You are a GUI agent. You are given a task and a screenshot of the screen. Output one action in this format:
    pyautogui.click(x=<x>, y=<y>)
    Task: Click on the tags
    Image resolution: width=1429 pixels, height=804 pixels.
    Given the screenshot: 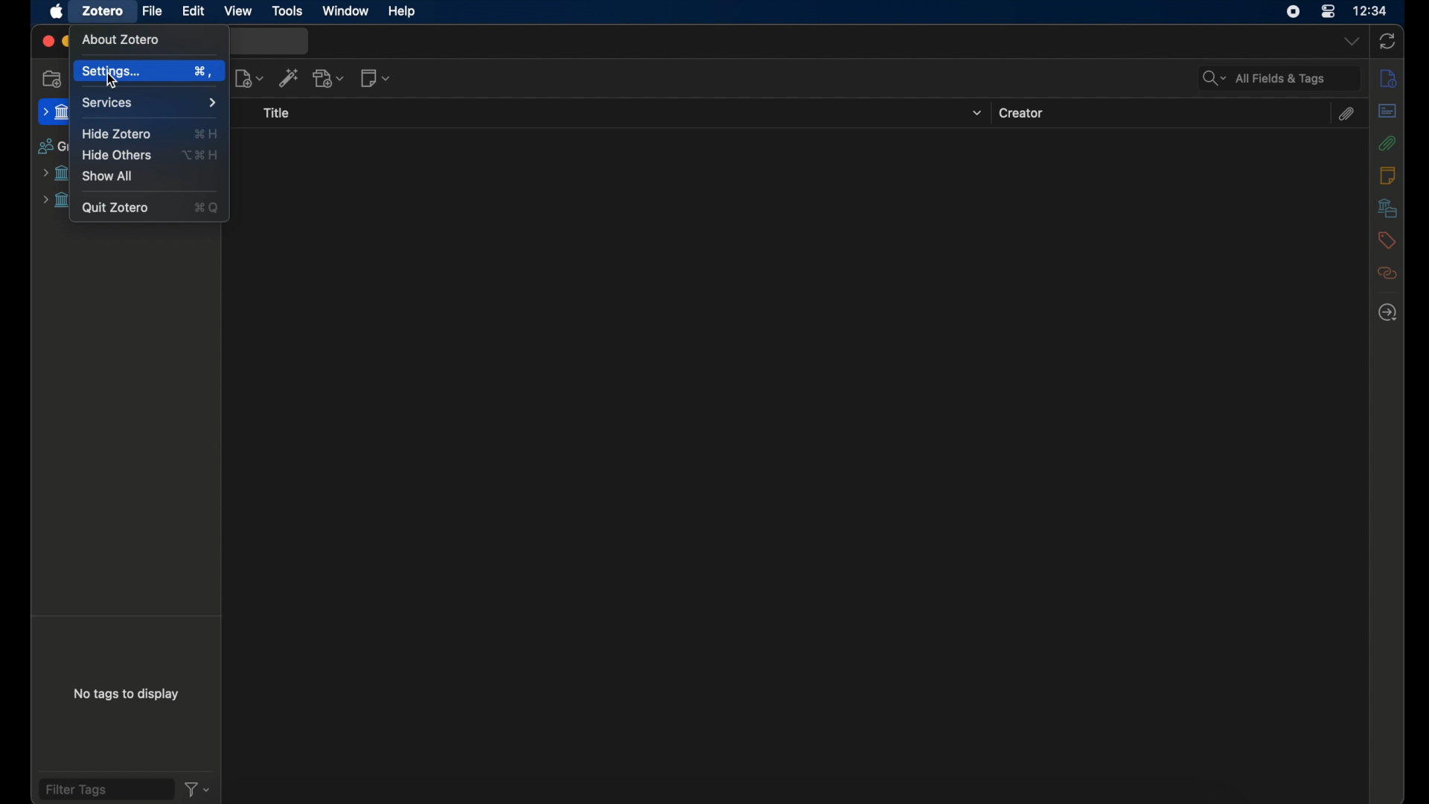 What is the action you would take?
    pyautogui.click(x=1386, y=241)
    